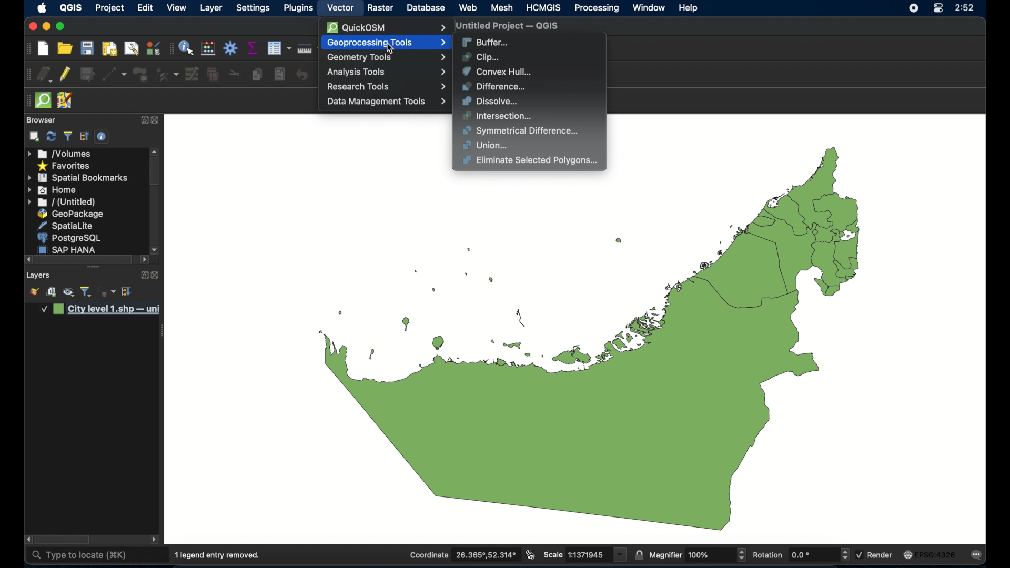 The image size is (1010, 568). Describe the element at coordinates (60, 153) in the screenshot. I see `volumes` at that location.